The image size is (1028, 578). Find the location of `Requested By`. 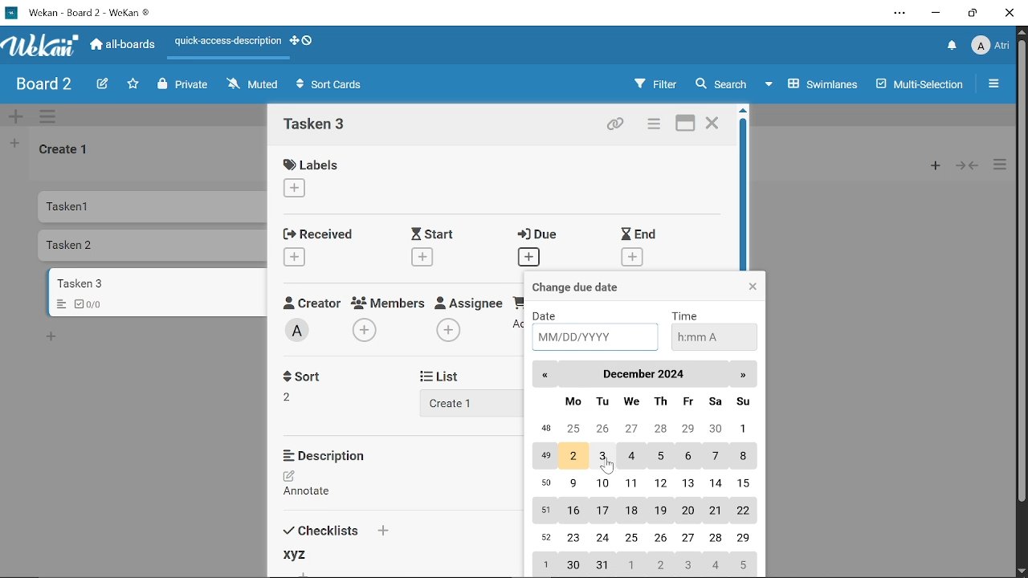

Requested By is located at coordinates (518, 301).